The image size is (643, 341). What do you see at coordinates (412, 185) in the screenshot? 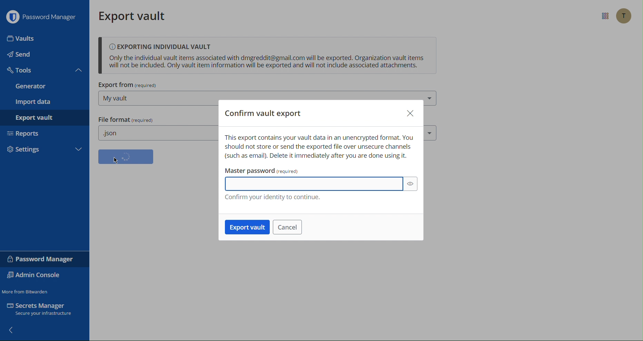
I see ` eye button` at bounding box center [412, 185].